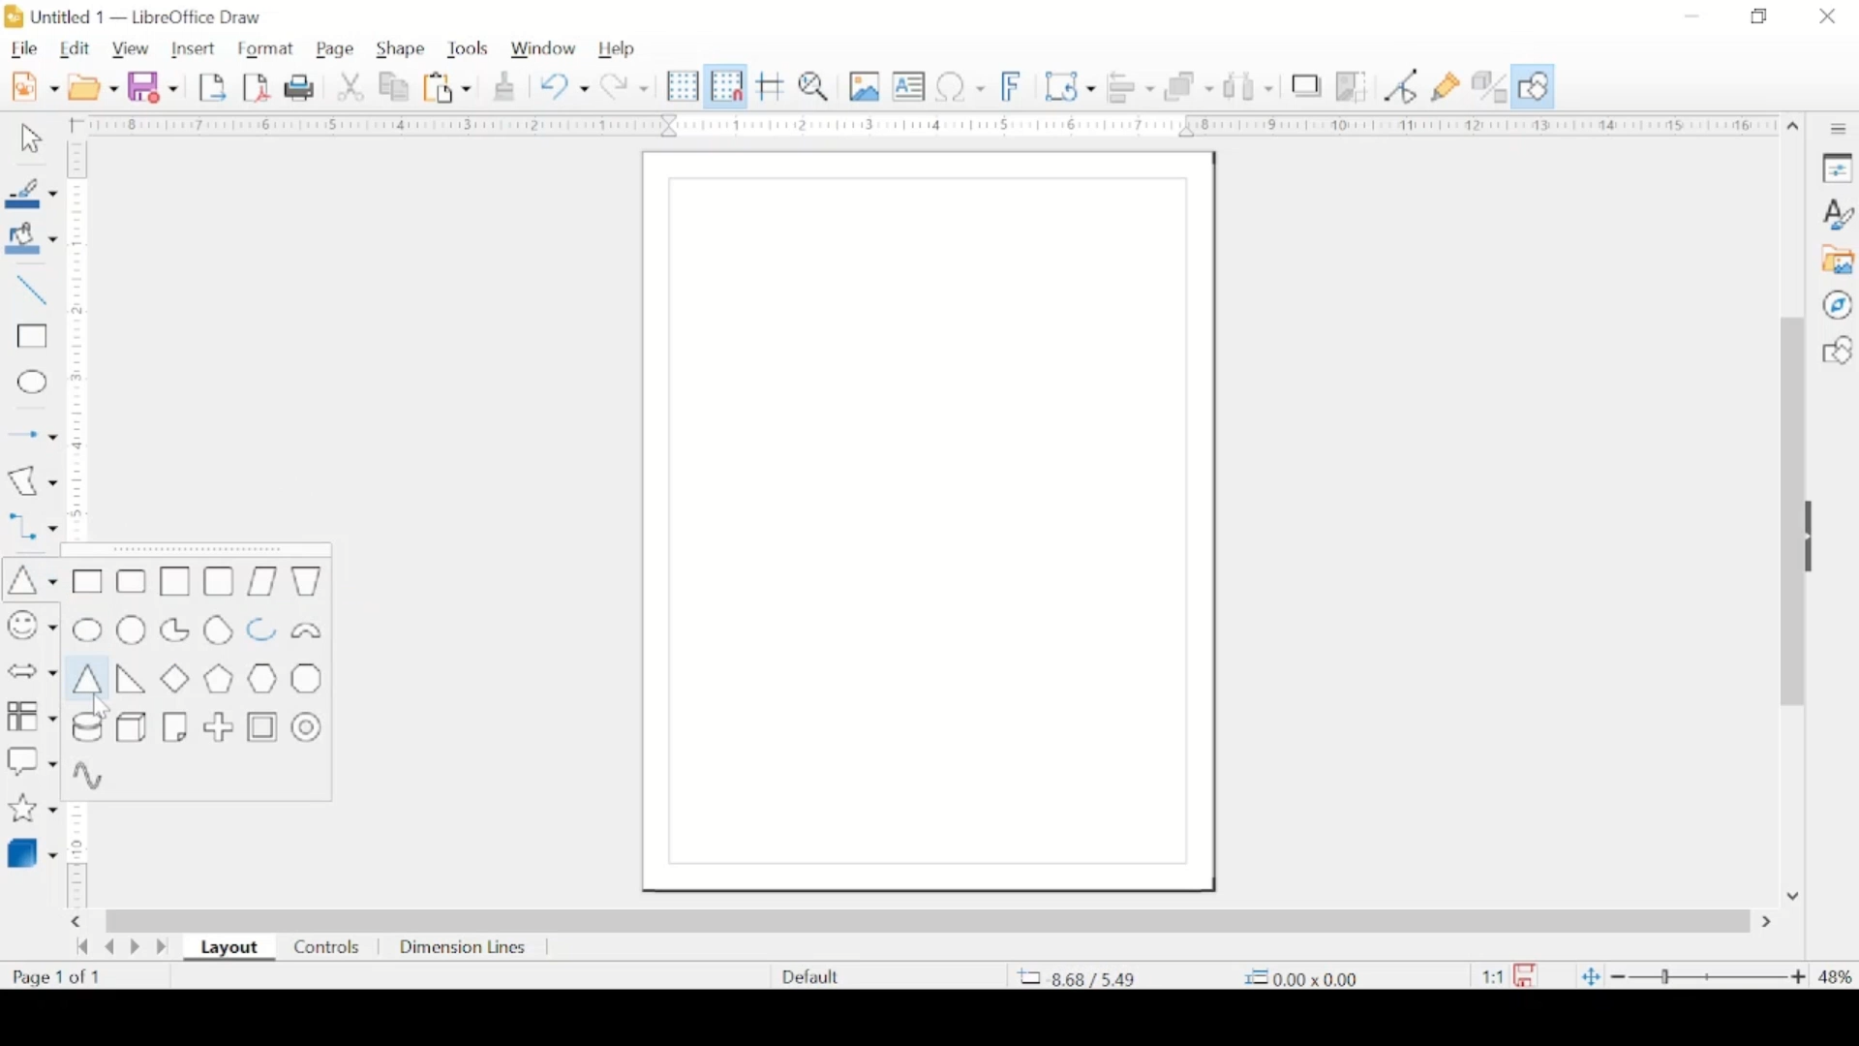  I want to click on toggle point edit mode, so click(1400, 86).